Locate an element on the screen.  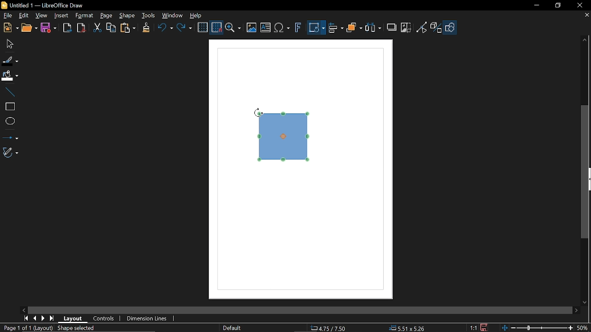
next page is located at coordinates (43, 318).